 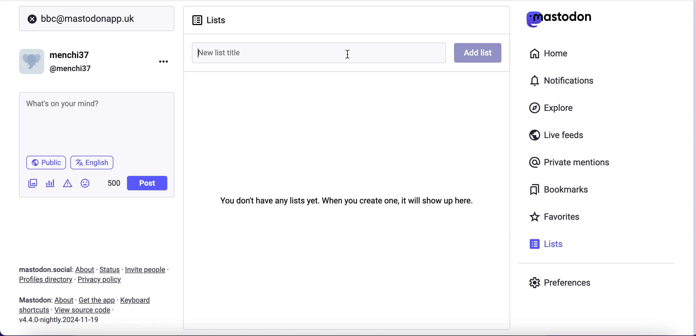 I want to click on emojis, so click(x=87, y=186).